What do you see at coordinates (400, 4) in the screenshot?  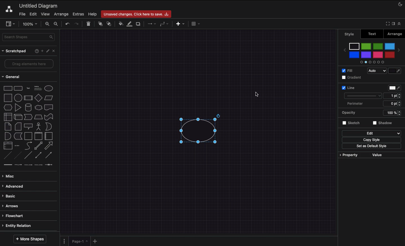 I see `Night mode ` at bounding box center [400, 4].